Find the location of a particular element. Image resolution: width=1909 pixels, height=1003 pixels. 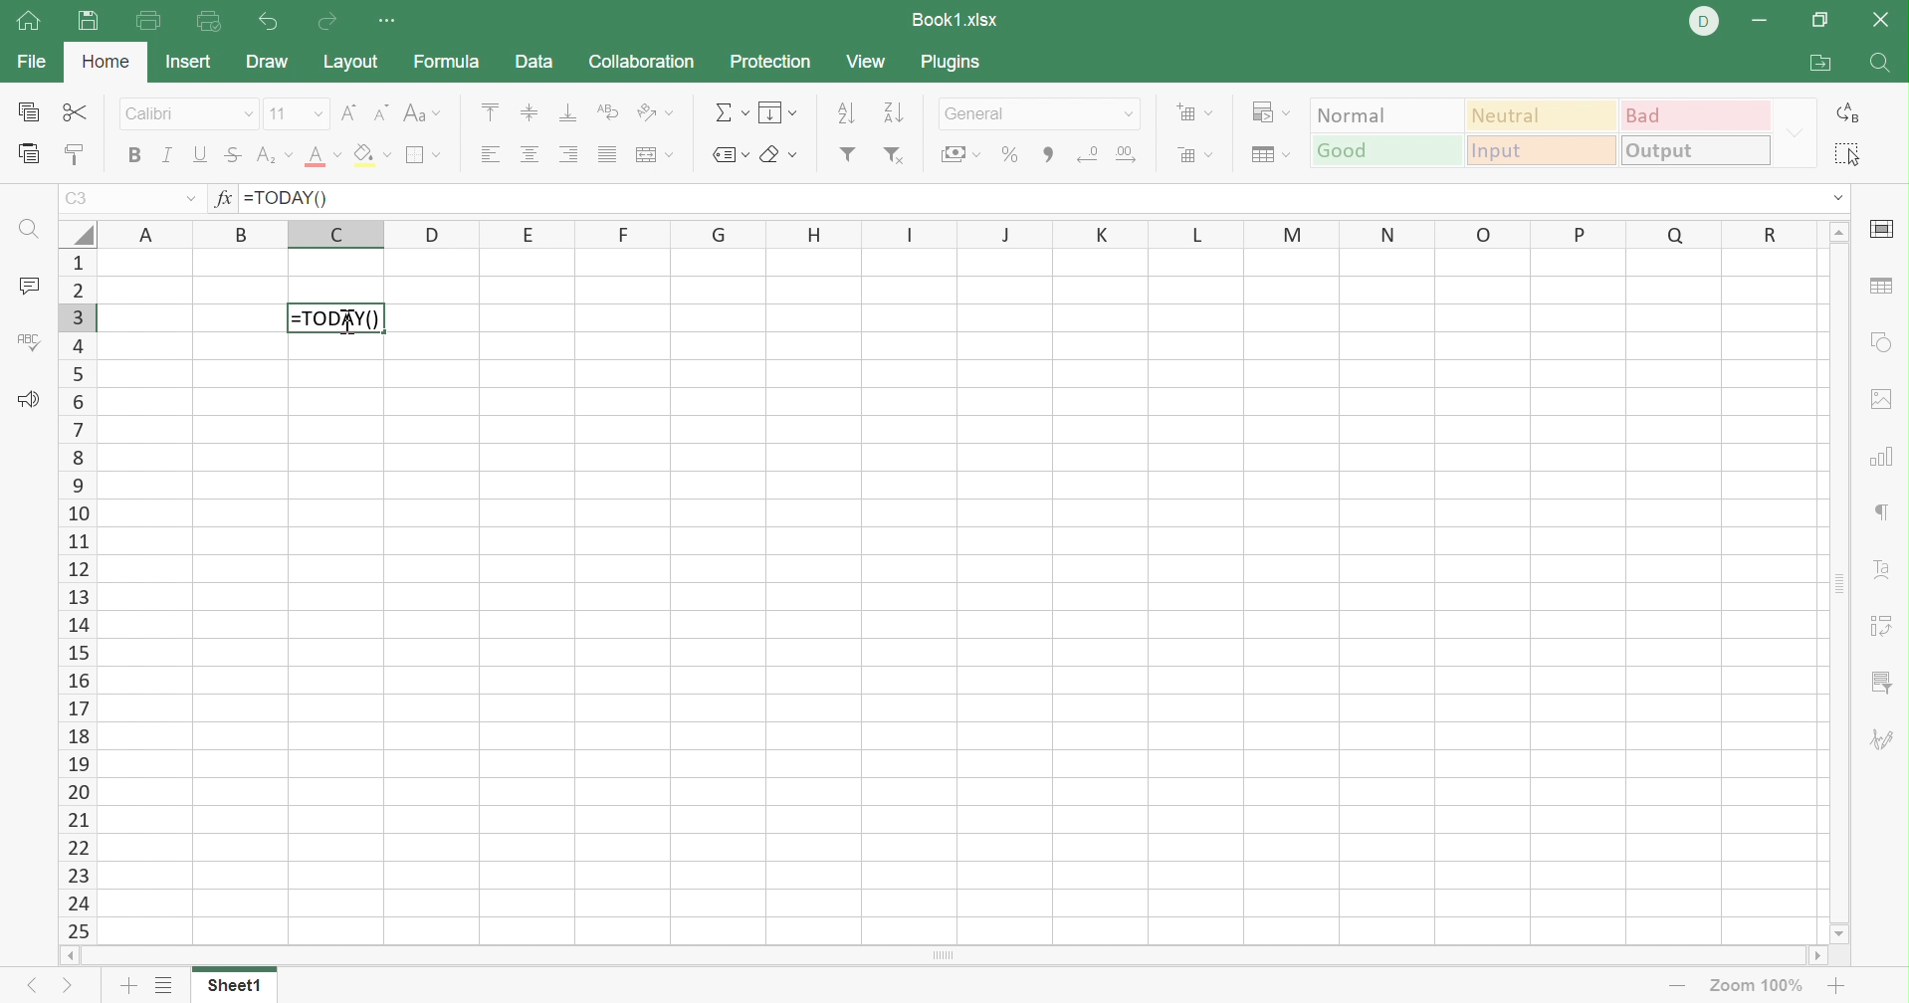

Collaboration is located at coordinates (645, 62).